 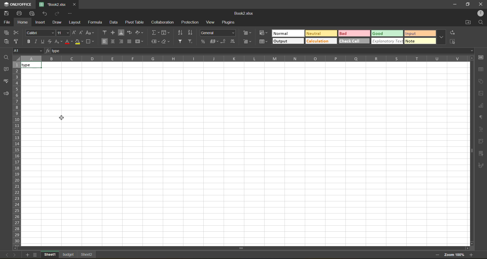 What do you see at coordinates (264, 42) in the screenshot?
I see `format as table` at bounding box center [264, 42].